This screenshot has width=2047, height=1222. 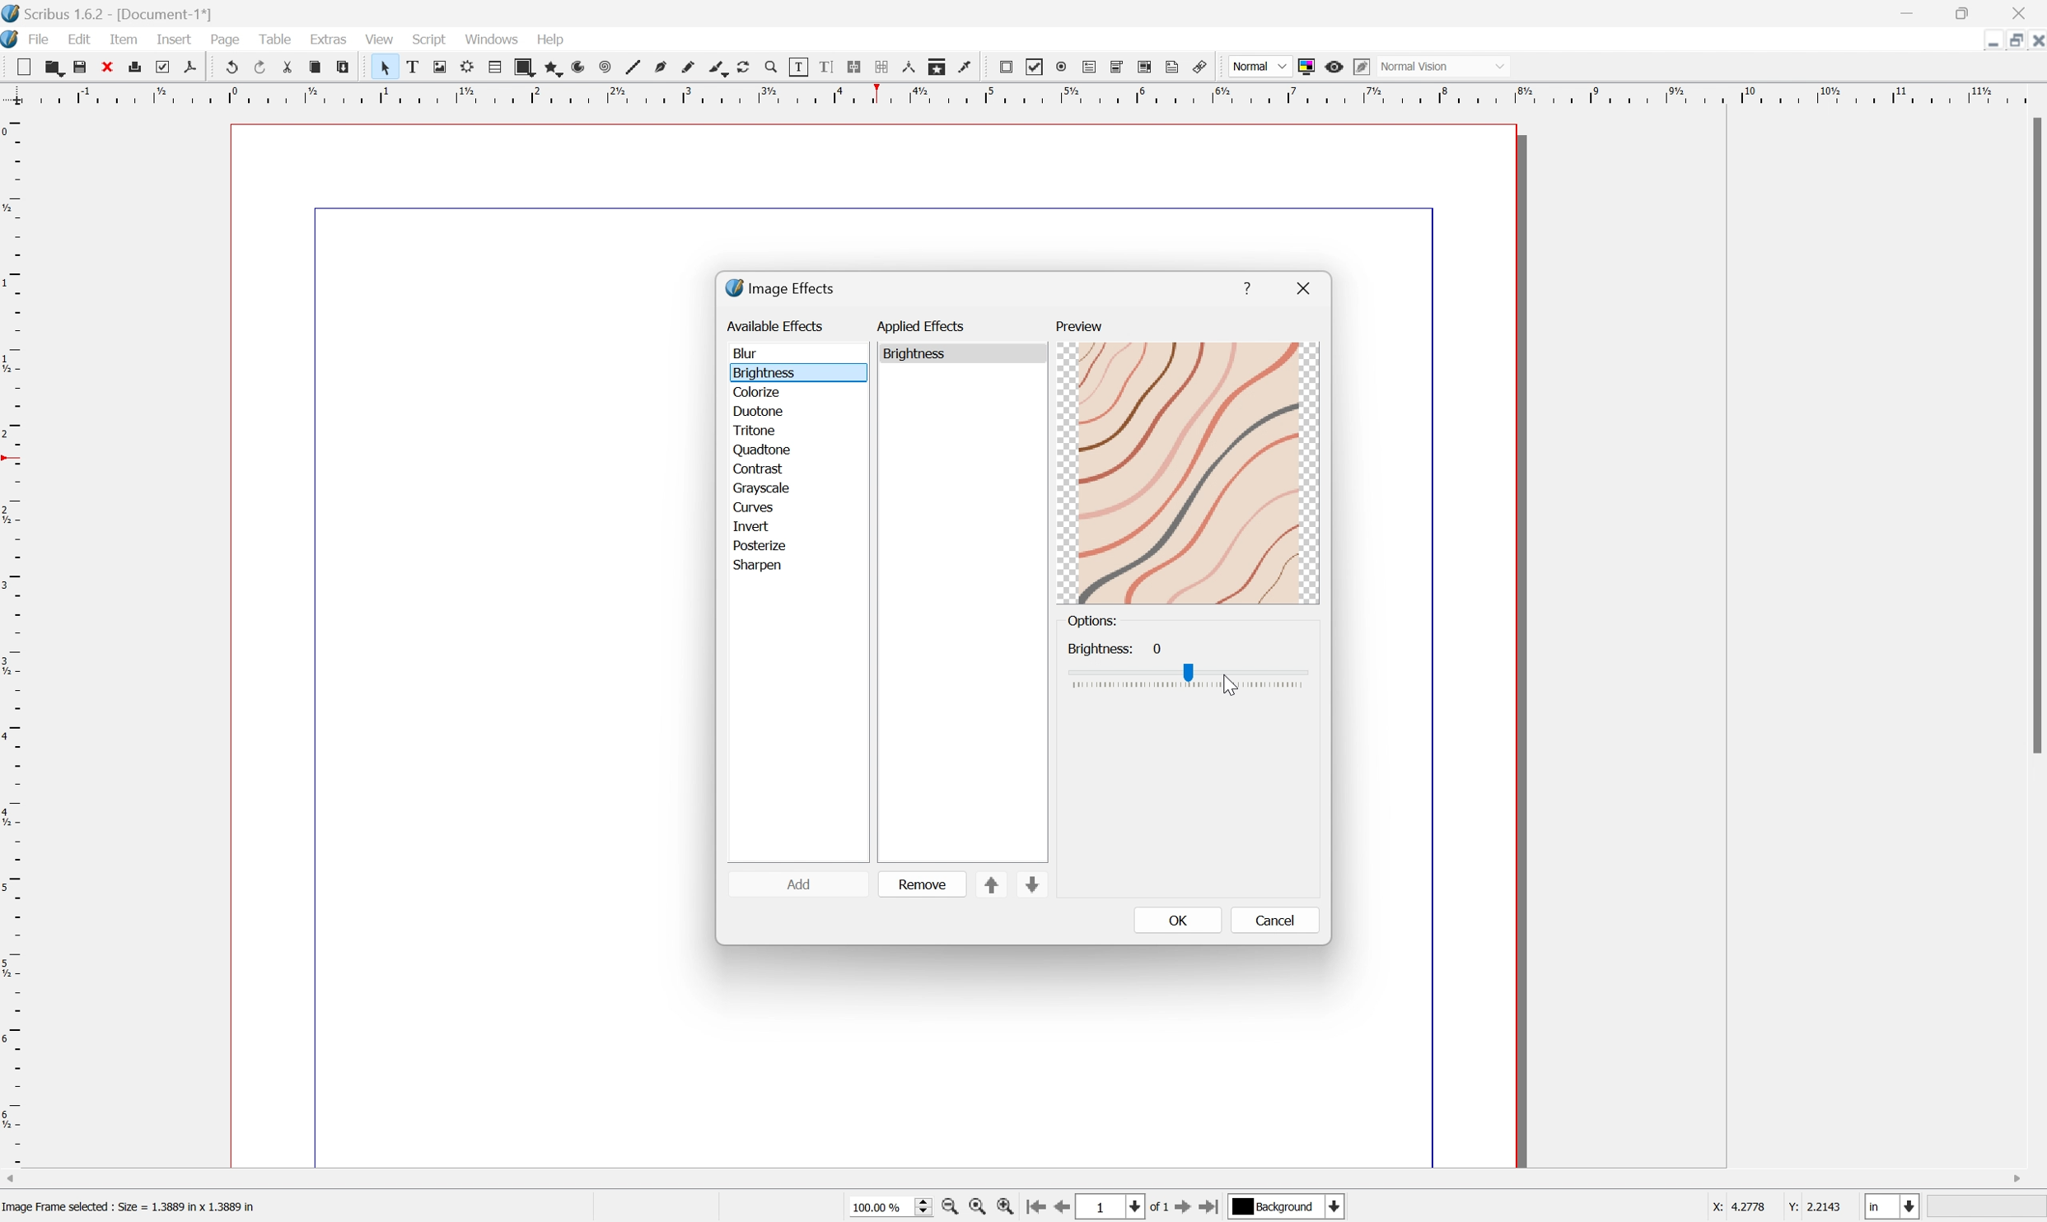 I want to click on curves, so click(x=751, y=505).